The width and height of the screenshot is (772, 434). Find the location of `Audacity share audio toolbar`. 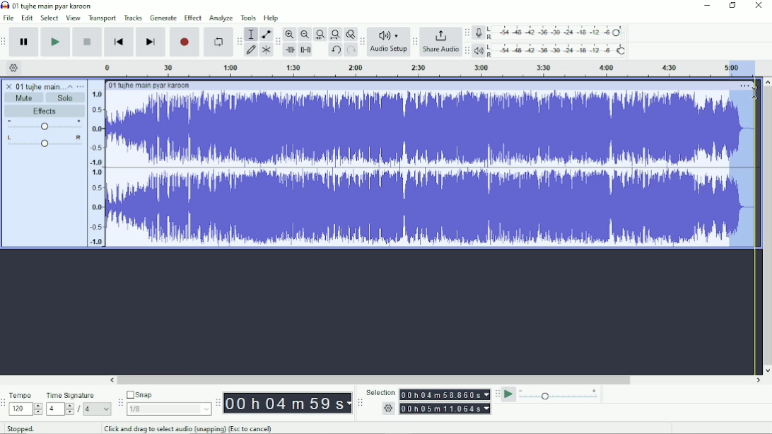

Audacity share audio toolbar is located at coordinates (416, 41).